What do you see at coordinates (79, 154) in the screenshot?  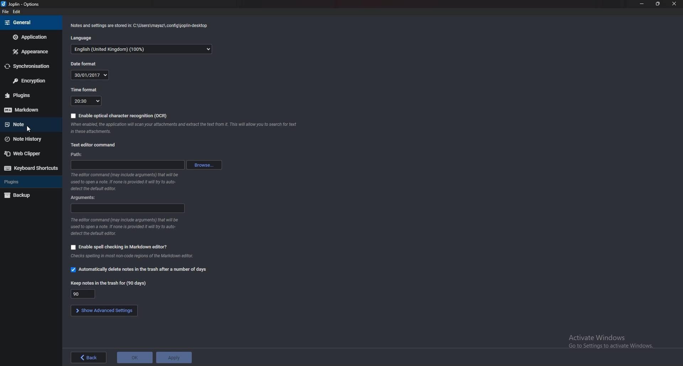 I see `path` at bounding box center [79, 154].